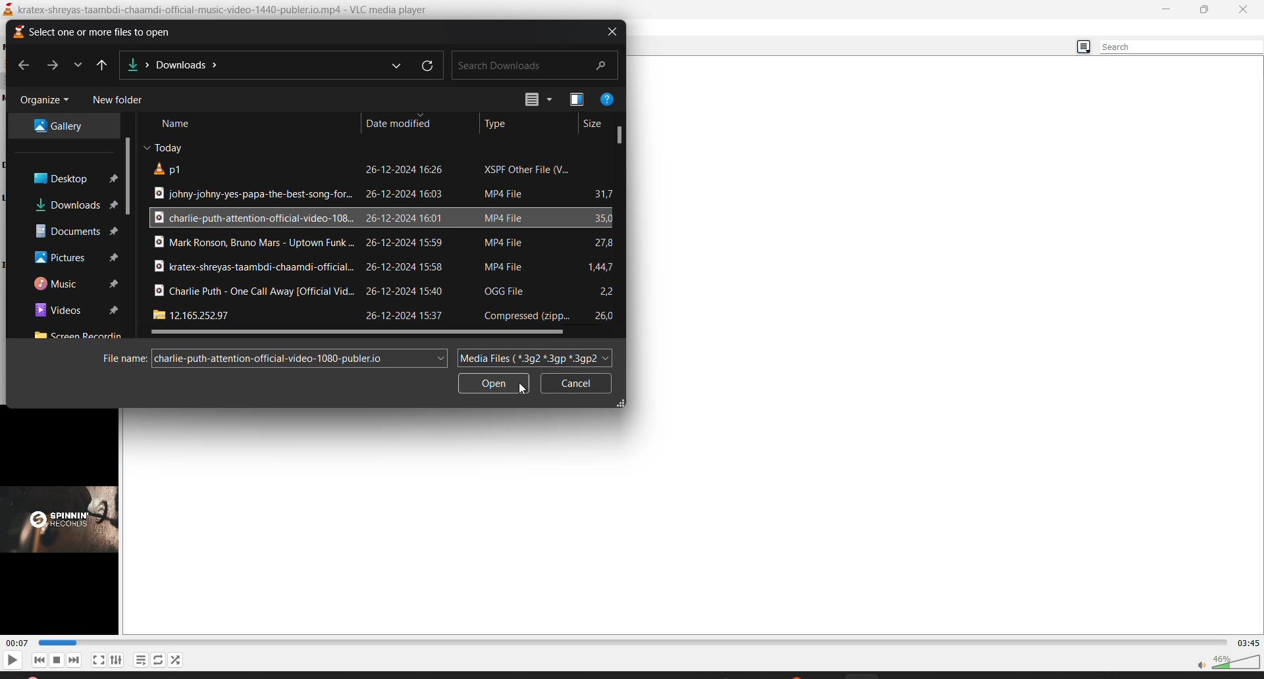 This screenshot has width=1264, height=679. I want to click on file title, so click(223, 314).